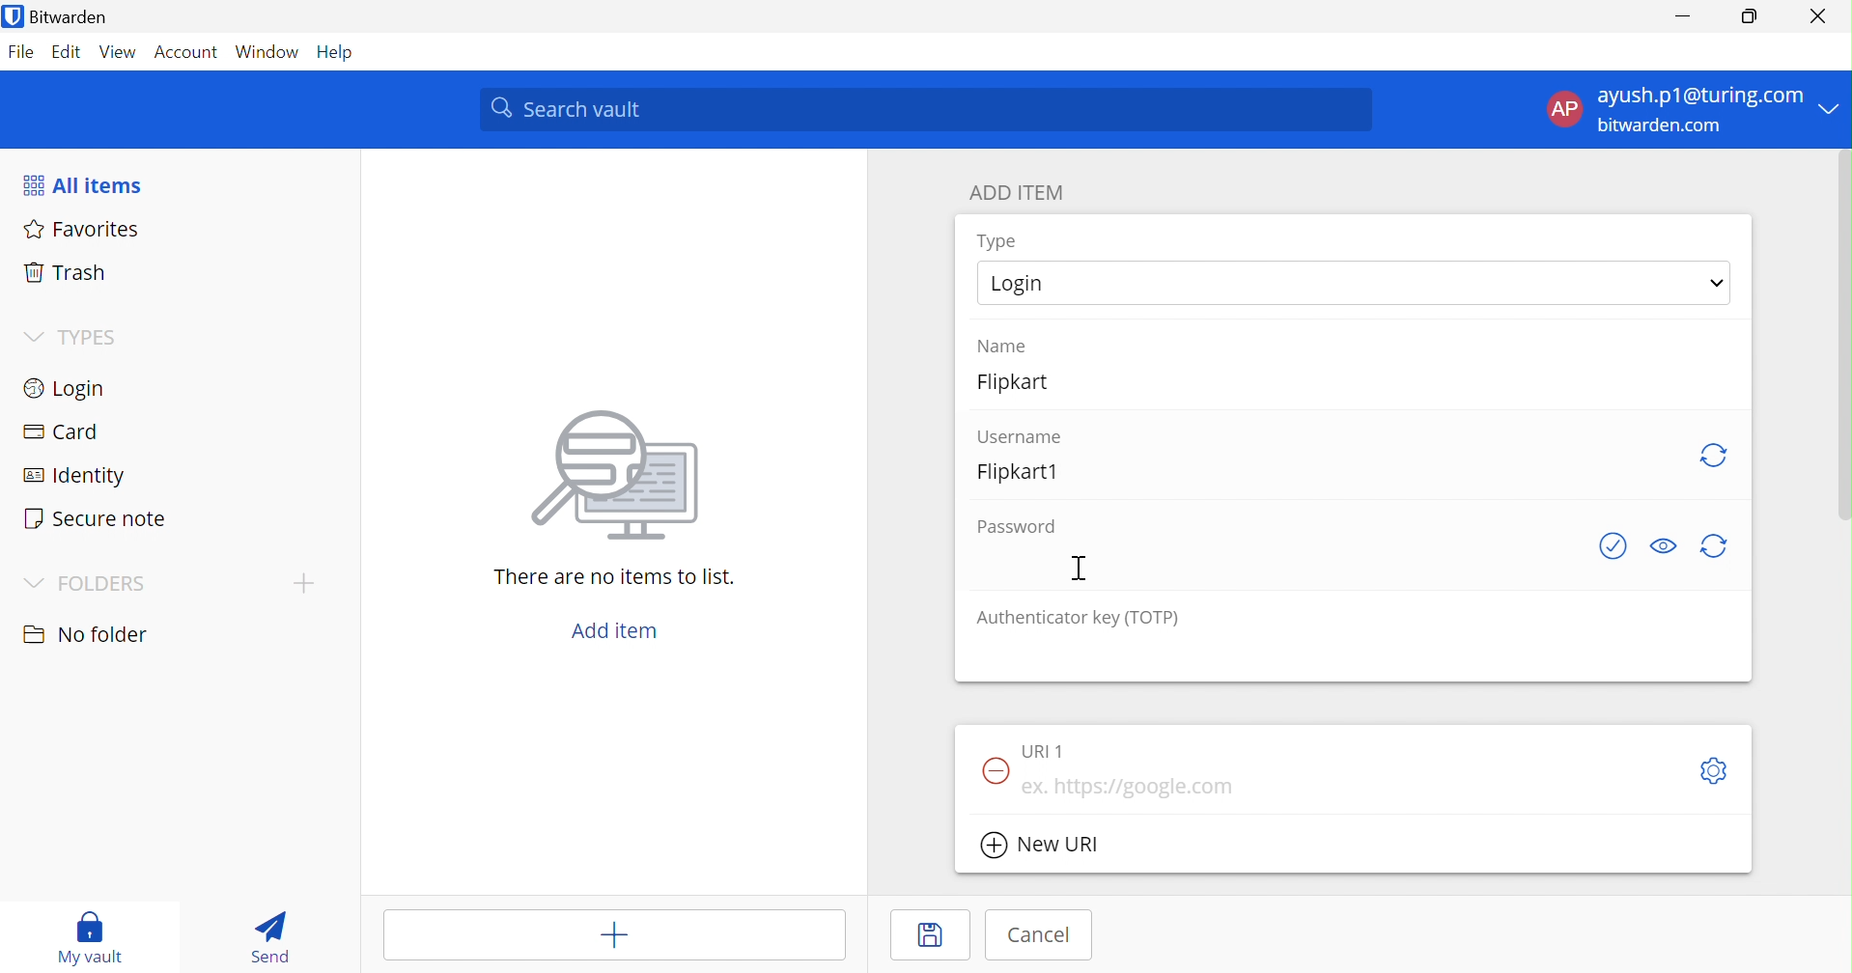  What do you see at coordinates (1715, 453) in the screenshot?
I see `generate username` at bounding box center [1715, 453].